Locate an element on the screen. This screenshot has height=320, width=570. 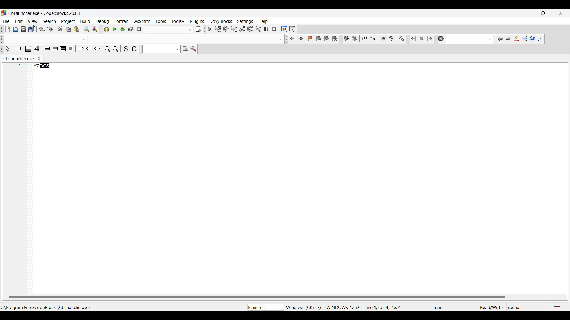
Step into instruction is located at coordinates (258, 29).